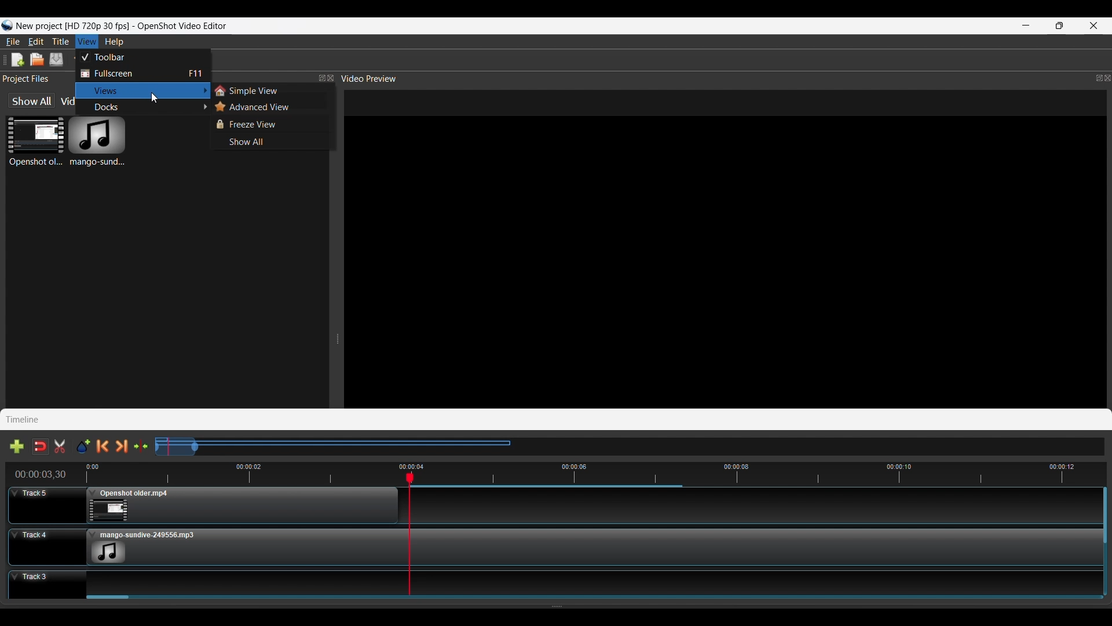  I want to click on Disable Snapping, so click(41, 446).